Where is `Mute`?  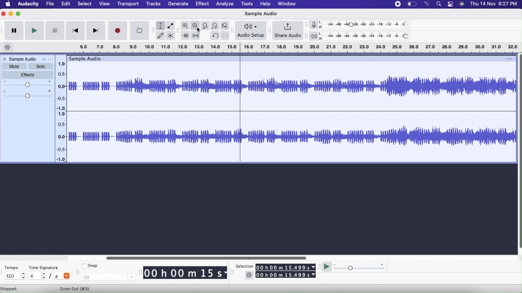 Mute is located at coordinates (14, 66).